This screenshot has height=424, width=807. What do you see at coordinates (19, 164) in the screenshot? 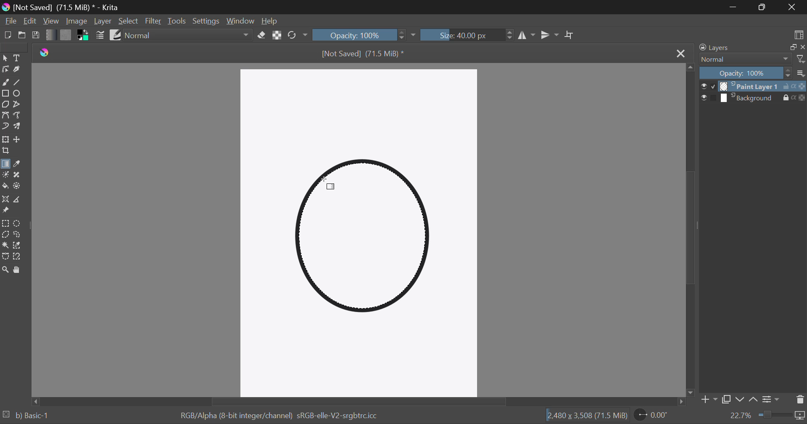
I see `Eyedropper` at bounding box center [19, 164].